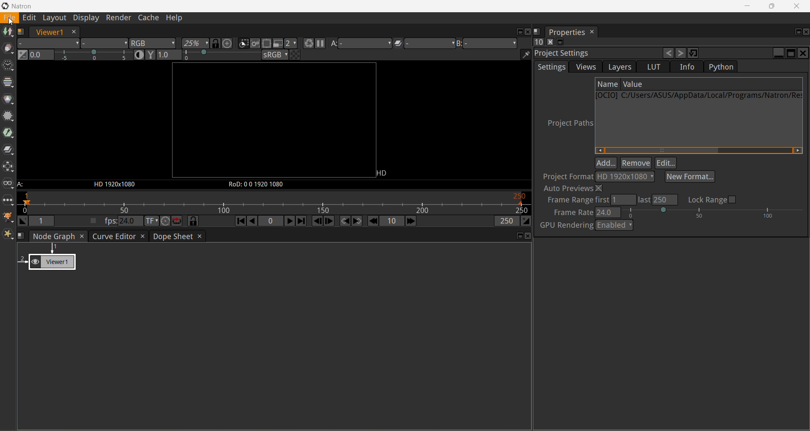  Describe the element at coordinates (572, 189) in the screenshot. I see `Auto Previews - enable/disable` at that location.